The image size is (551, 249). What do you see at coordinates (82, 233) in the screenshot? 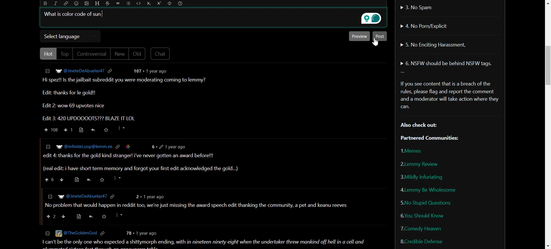
I see `© [Eg @TheGoldenGod` at bounding box center [82, 233].